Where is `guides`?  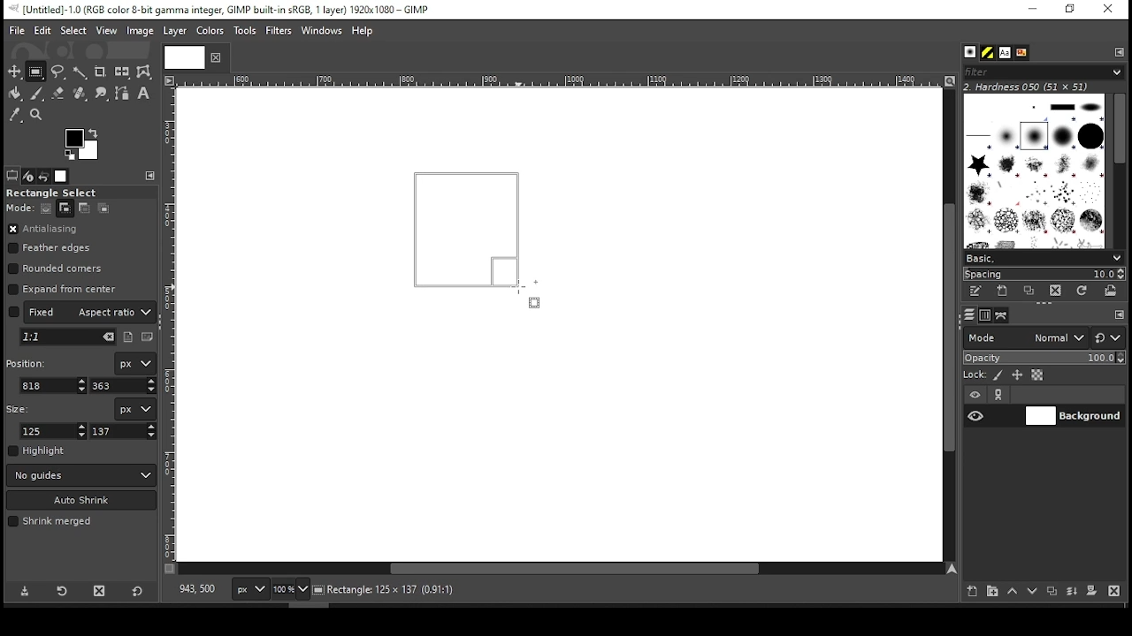 guides is located at coordinates (81, 475).